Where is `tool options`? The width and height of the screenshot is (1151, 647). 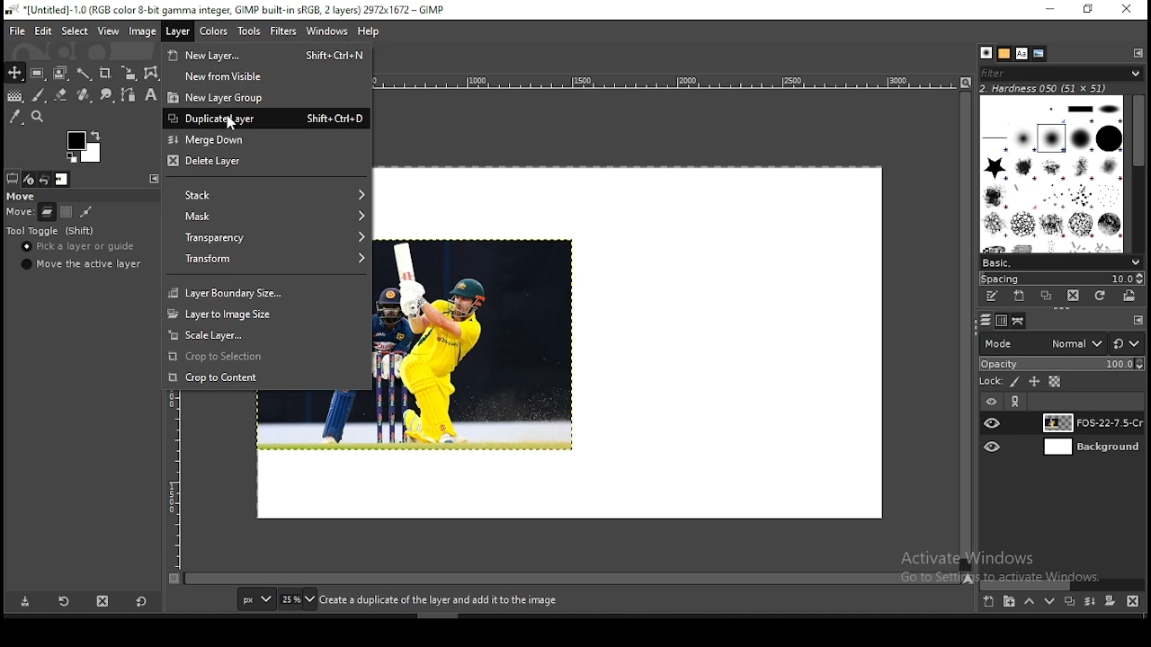 tool options is located at coordinates (13, 178).